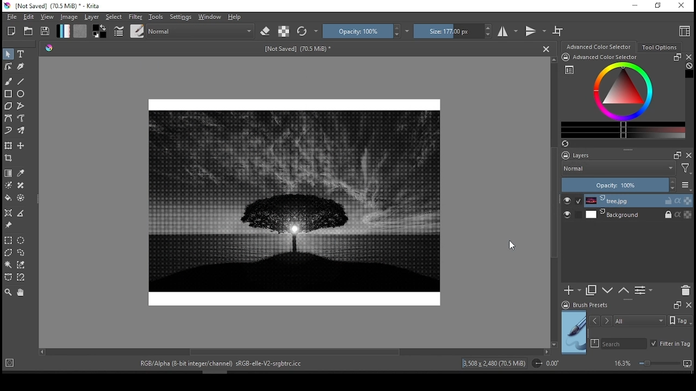 The height and width of the screenshot is (391, 696). Describe the element at coordinates (8, 173) in the screenshot. I see `draw a gradient` at that location.